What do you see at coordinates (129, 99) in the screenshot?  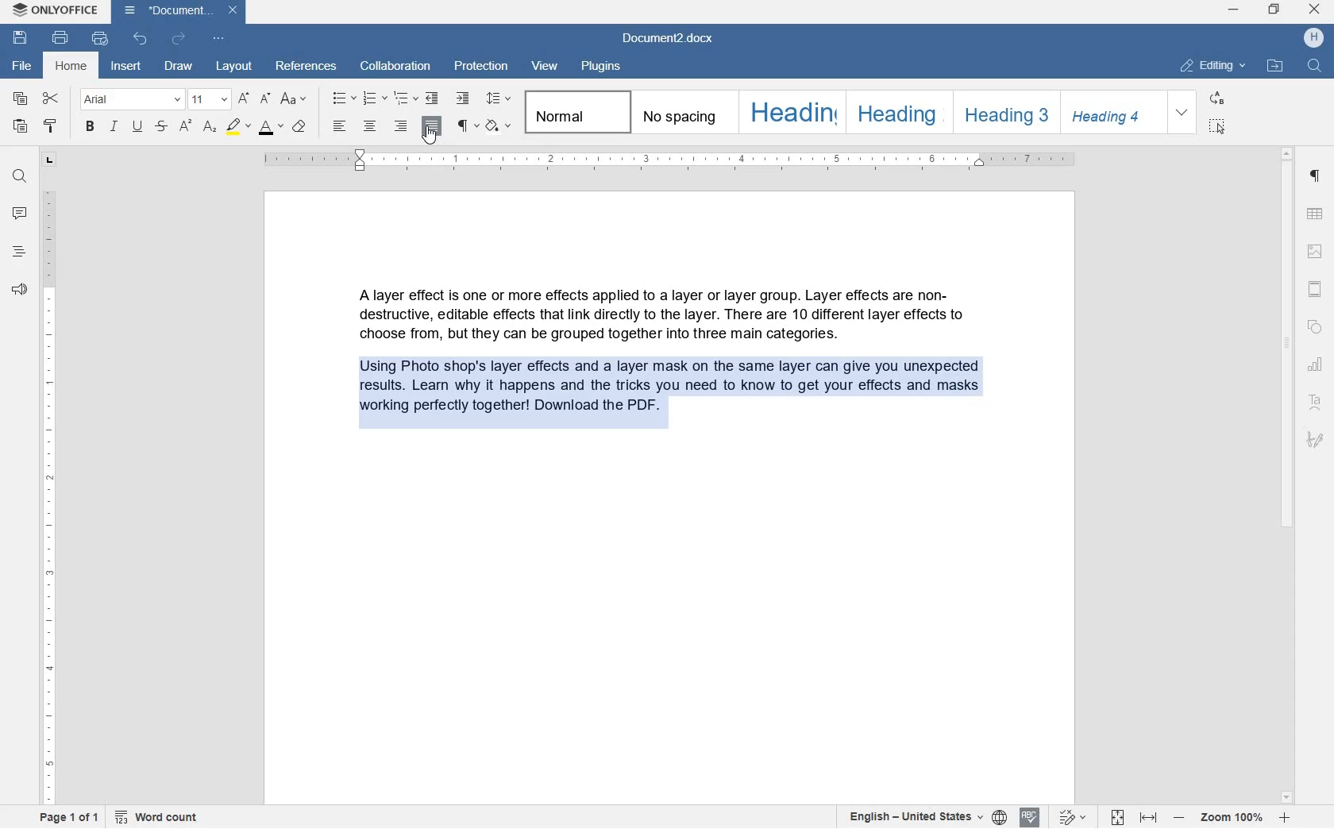 I see `FONT NAME` at bounding box center [129, 99].